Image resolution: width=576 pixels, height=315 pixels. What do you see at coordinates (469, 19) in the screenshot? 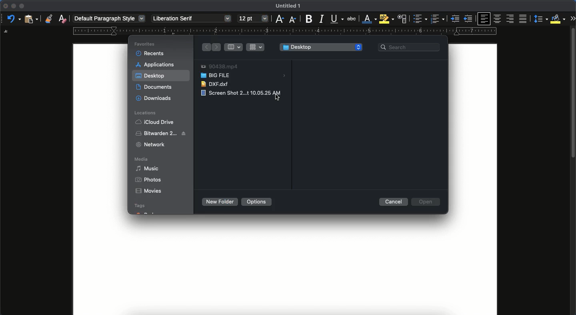
I see `unindent` at bounding box center [469, 19].